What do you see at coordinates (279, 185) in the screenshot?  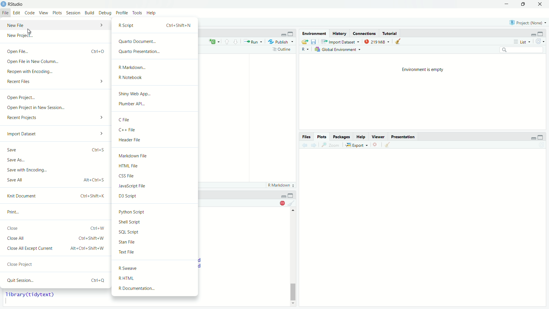 I see `markdown` at bounding box center [279, 185].